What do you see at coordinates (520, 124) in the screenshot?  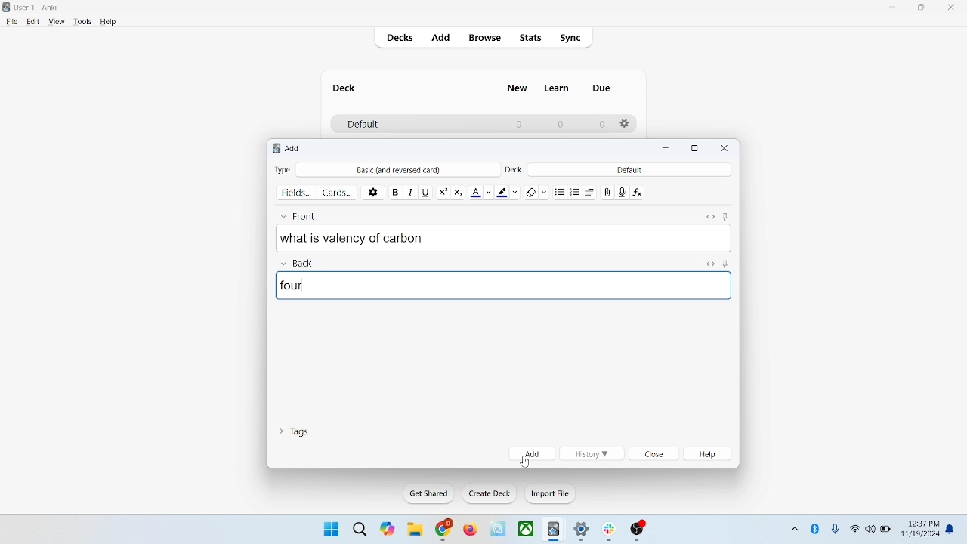 I see `0` at bounding box center [520, 124].